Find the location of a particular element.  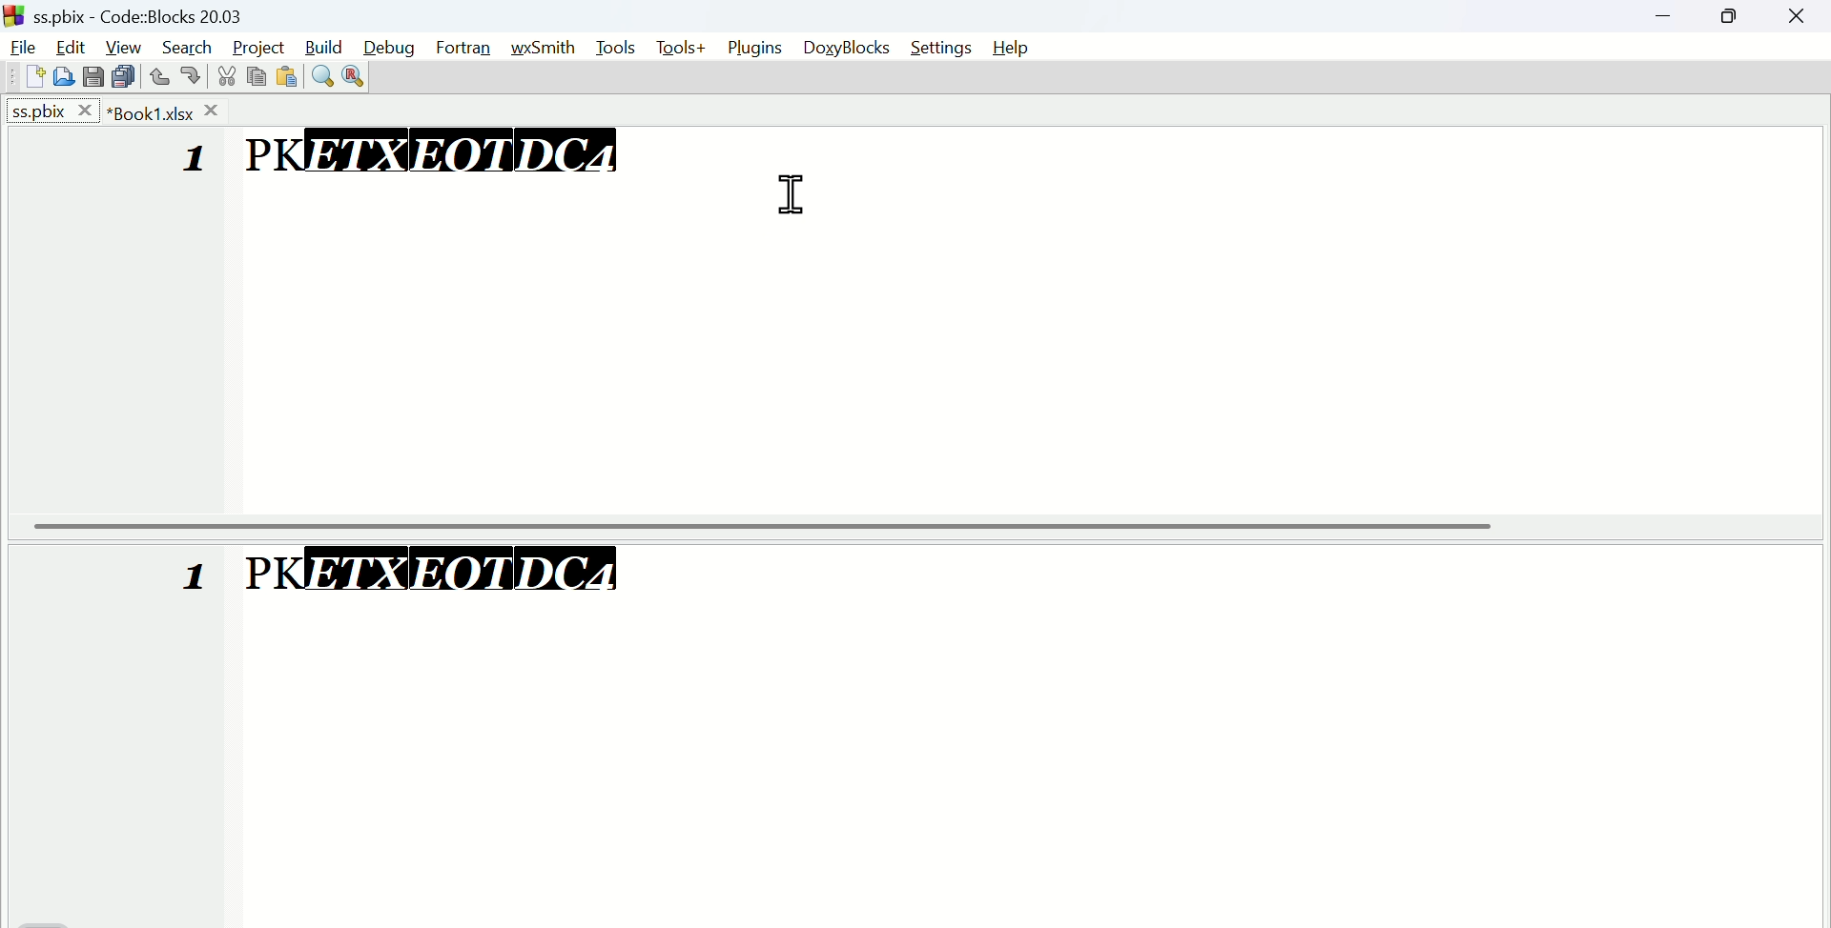

Edit is located at coordinates (73, 43).